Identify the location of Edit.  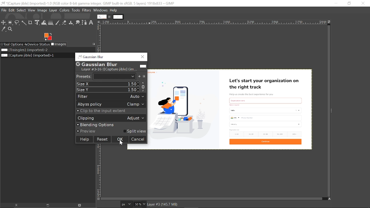
(12, 11).